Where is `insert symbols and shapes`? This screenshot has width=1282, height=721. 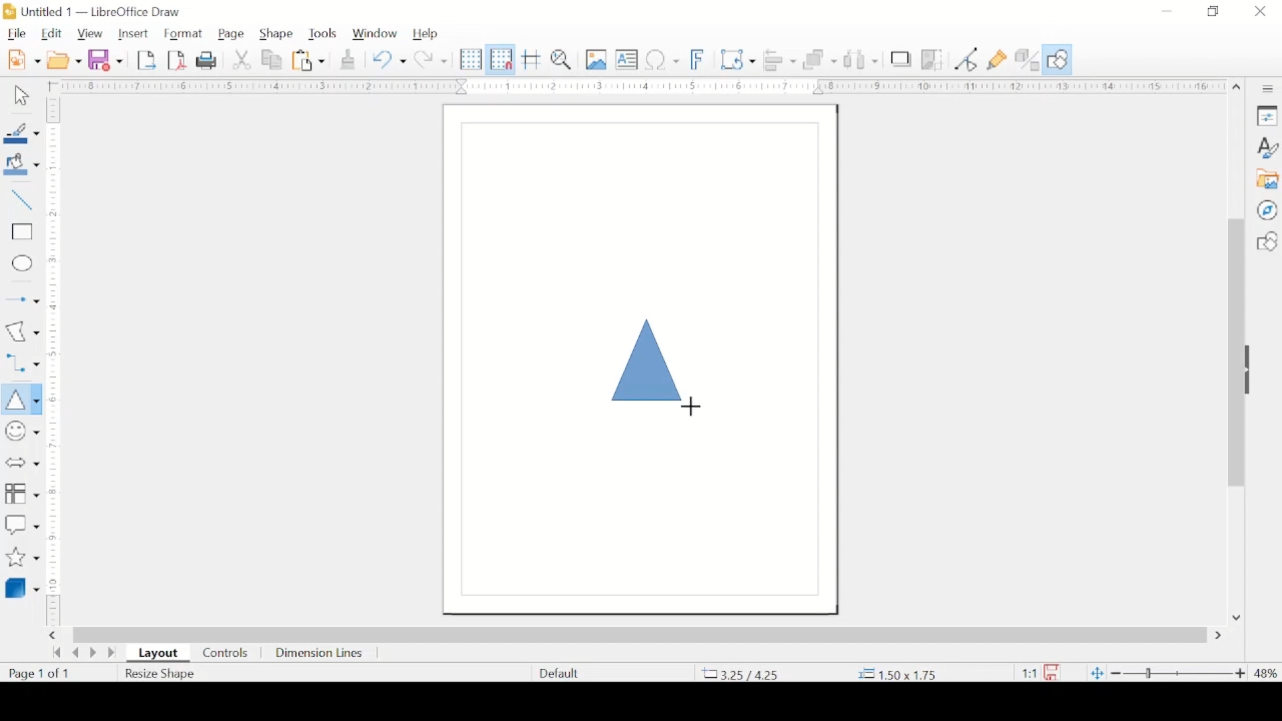 insert symbols and shapes is located at coordinates (21, 431).